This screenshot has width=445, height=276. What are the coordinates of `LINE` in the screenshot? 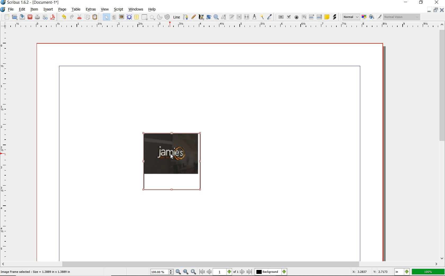 It's located at (177, 17).